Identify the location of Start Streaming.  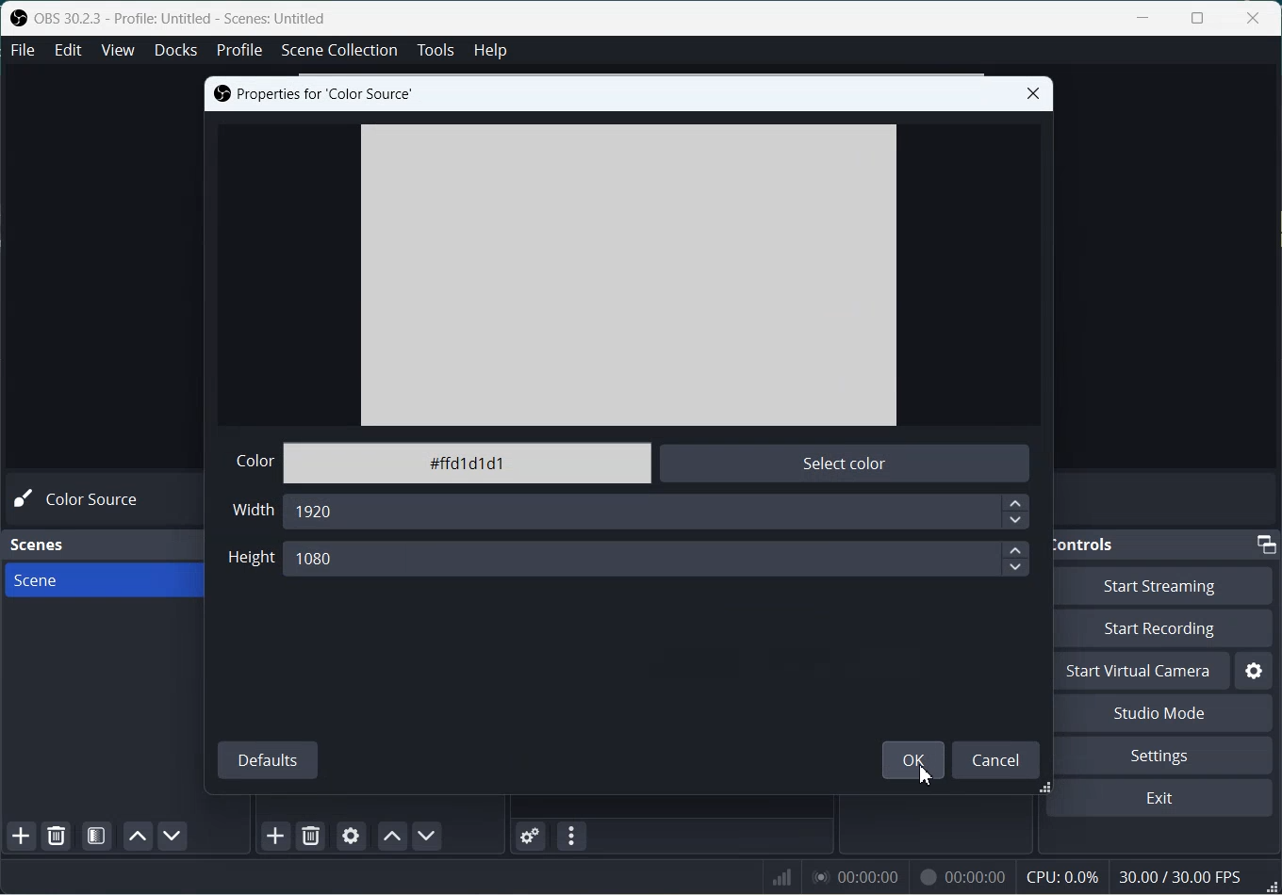
(1169, 585).